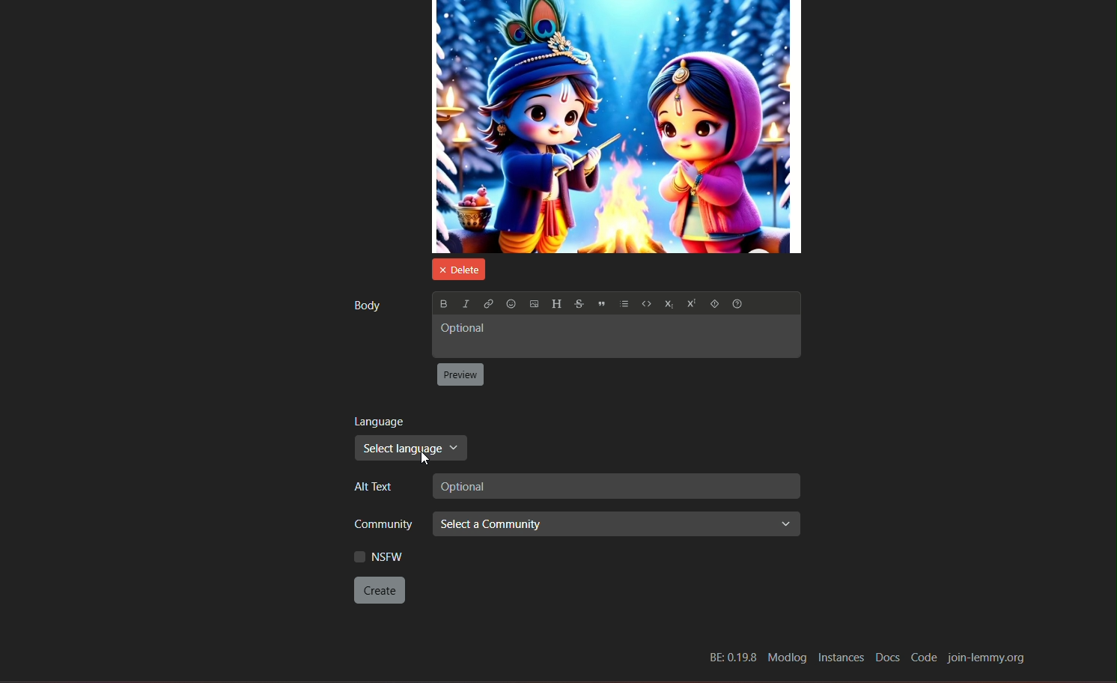 Image resolution: width=1117 pixels, height=683 pixels. Describe the element at coordinates (624, 306) in the screenshot. I see `list` at that location.